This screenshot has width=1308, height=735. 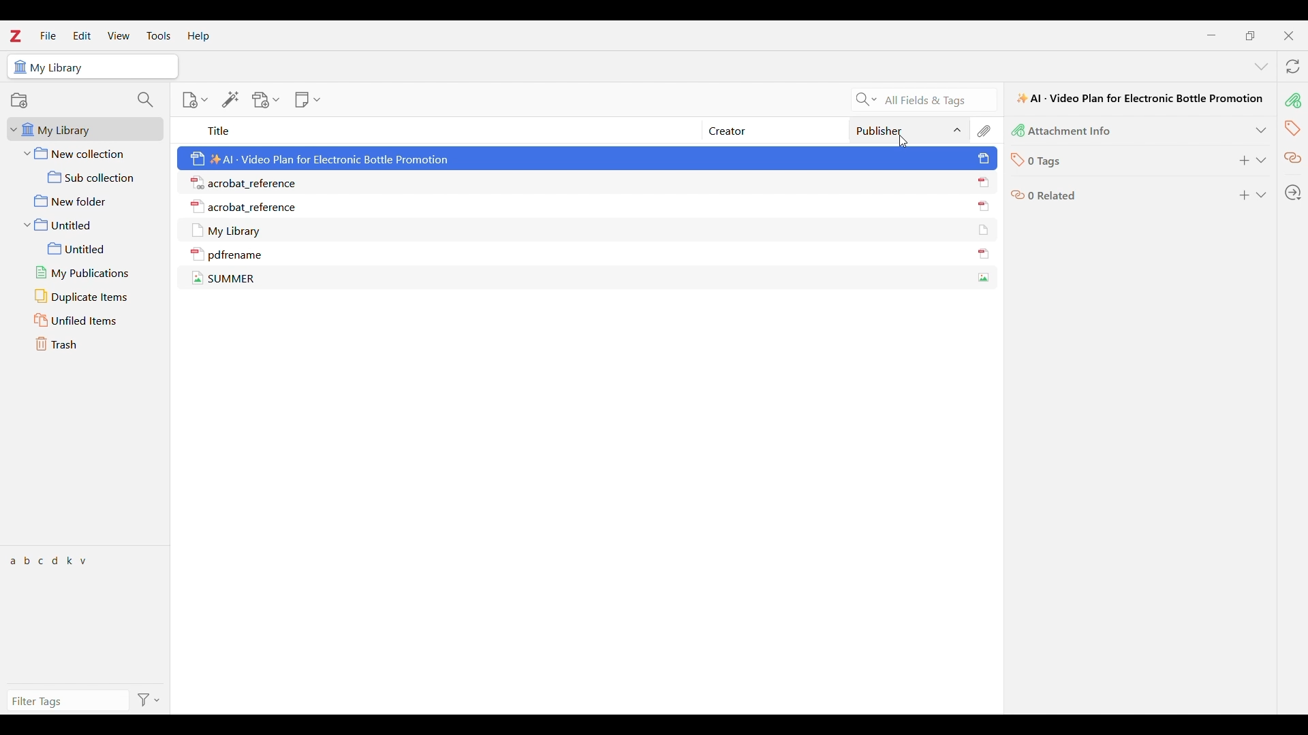 I want to click on Expand tags, so click(x=1261, y=161).